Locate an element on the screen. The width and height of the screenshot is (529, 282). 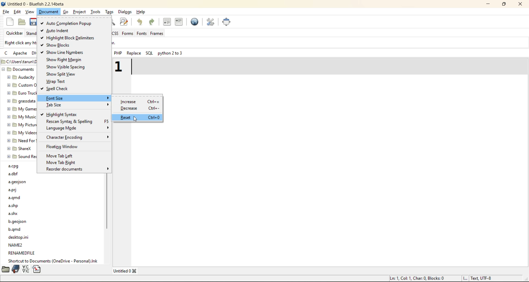
a.geojson is located at coordinates (18, 182).